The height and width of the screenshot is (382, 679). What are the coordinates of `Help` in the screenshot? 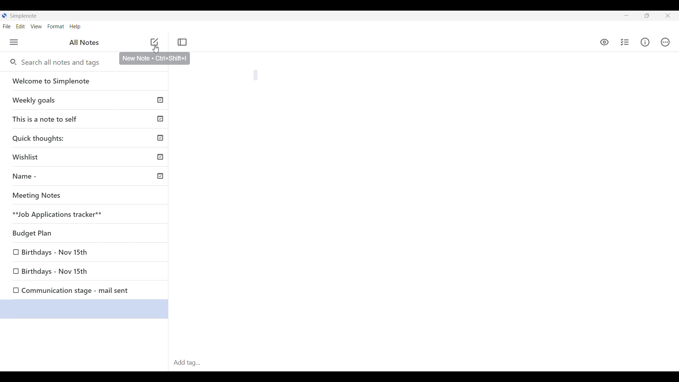 It's located at (76, 27).